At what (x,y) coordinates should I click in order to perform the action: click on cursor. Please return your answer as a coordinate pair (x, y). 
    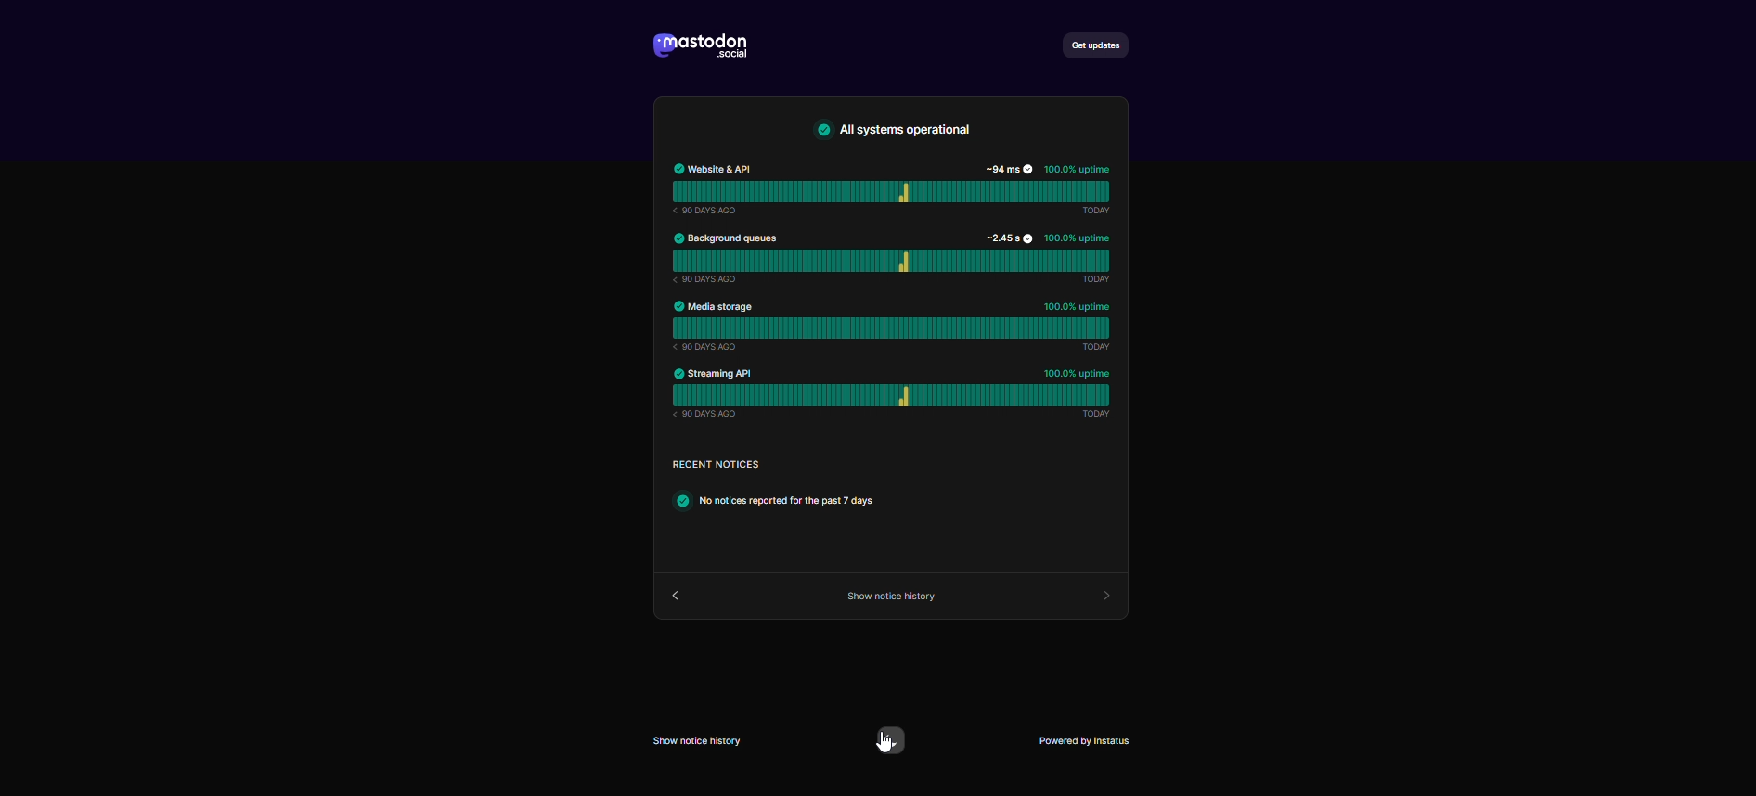
    Looking at the image, I should click on (882, 743).